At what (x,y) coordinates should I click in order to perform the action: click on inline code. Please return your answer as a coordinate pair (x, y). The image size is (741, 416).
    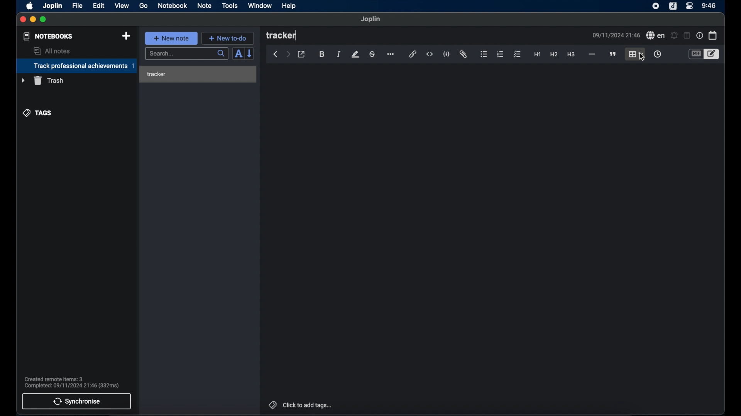
    Looking at the image, I should click on (430, 54).